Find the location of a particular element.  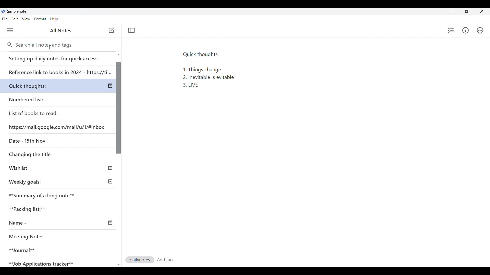

Reference link to books in 2024 - https://ti... is located at coordinates (59, 70).